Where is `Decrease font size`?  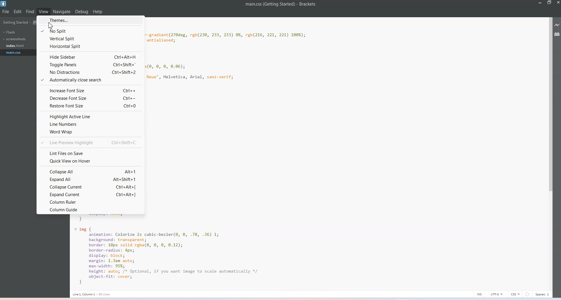 Decrease font size is located at coordinates (91, 98).